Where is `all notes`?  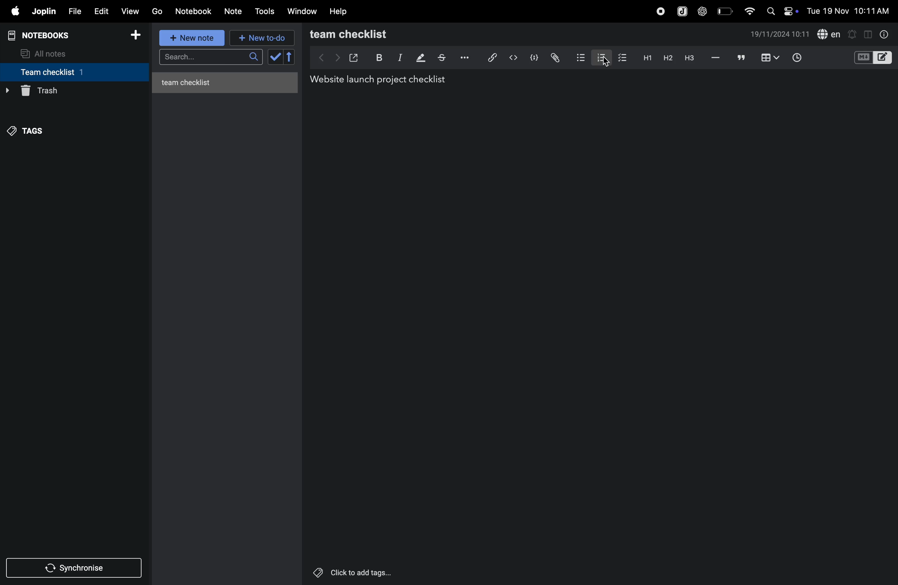 all notes is located at coordinates (49, 53).